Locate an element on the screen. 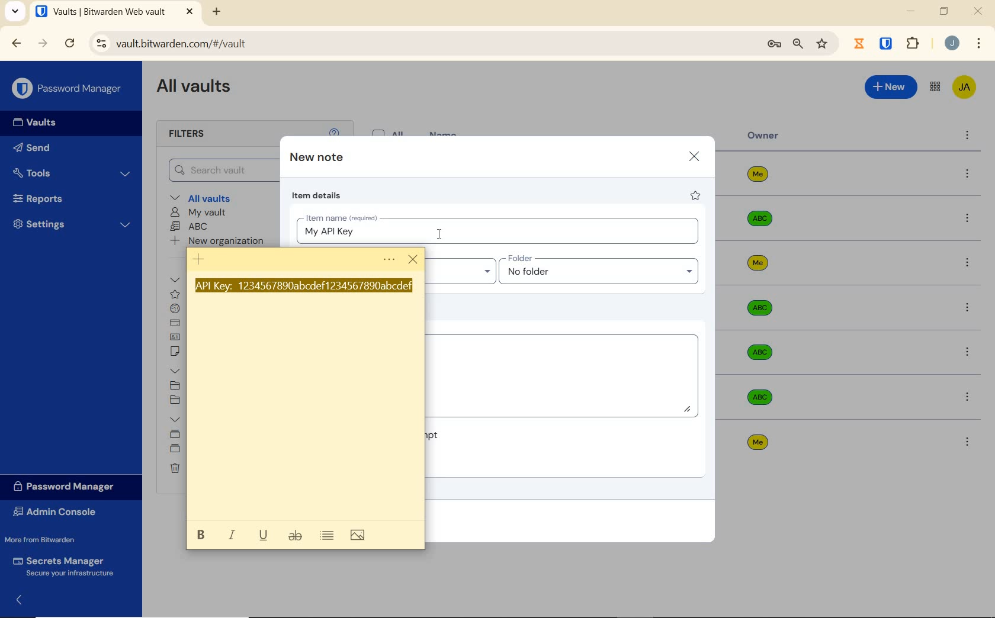 The width and height of the screenshot is (995, 618). item details is located at coordinates (317, 197).